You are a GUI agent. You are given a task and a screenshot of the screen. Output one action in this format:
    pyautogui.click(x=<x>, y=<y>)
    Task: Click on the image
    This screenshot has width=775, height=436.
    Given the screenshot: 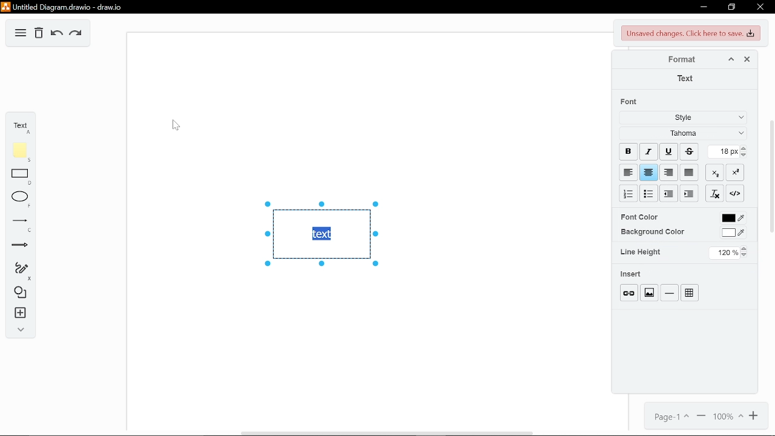 What is the action you would take?
    pyautogui.click(x=649, y=291)
    